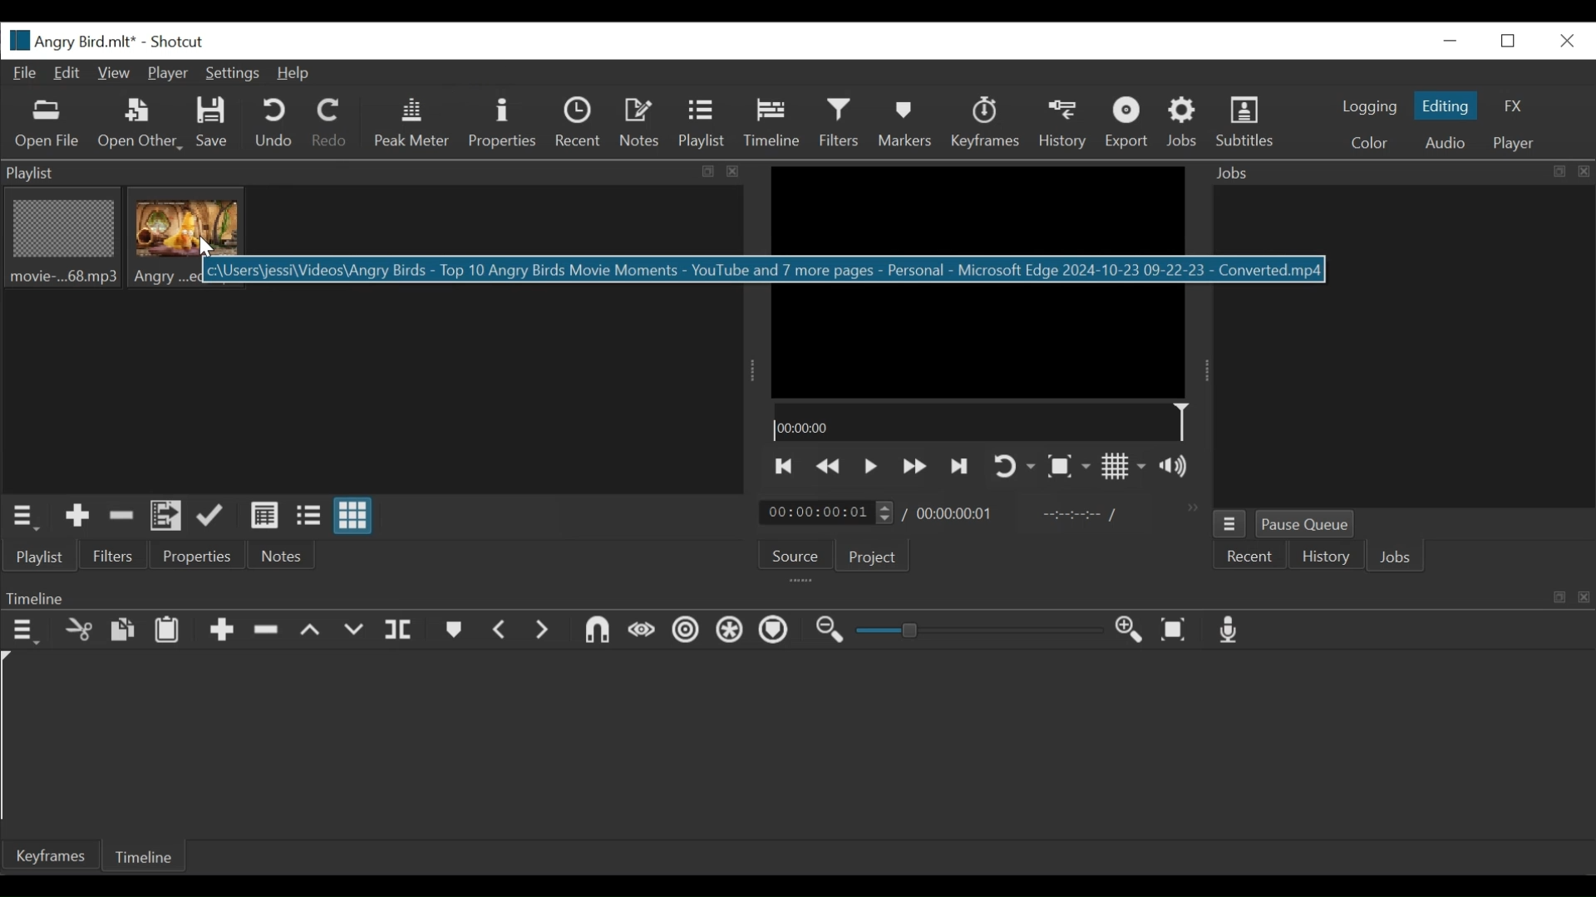 Image resolution: width=1596 pixels, height=897 pixels. Describe the element at coordinates (1231, 630) in the screenshot. I see `Record audio` at that location.